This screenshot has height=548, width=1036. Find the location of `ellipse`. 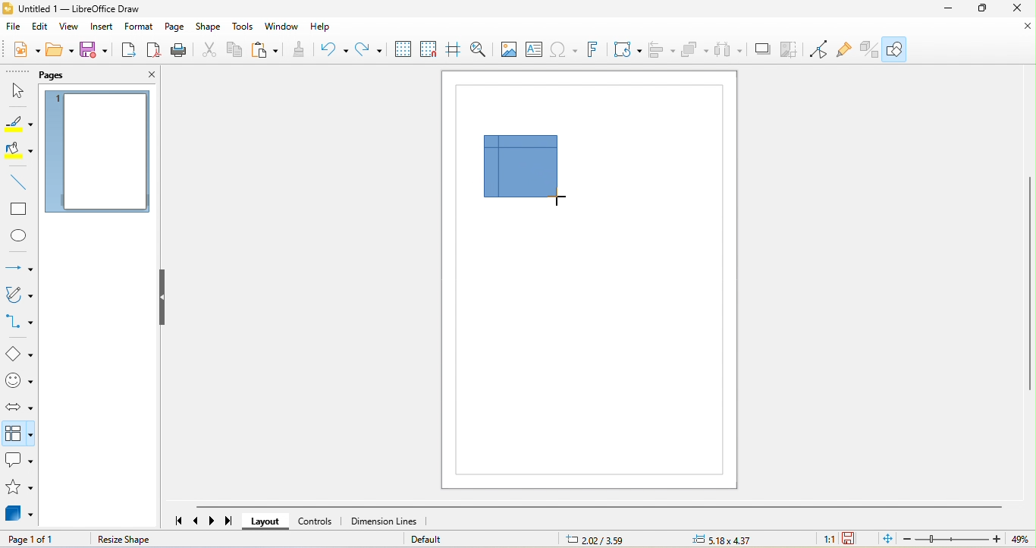

ellipse is located at coordinates (17, 235).